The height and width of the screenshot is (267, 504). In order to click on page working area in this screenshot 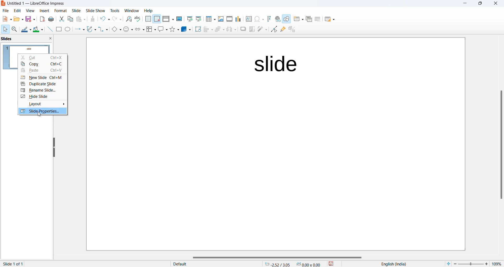, I will do `click(276, 143)`.